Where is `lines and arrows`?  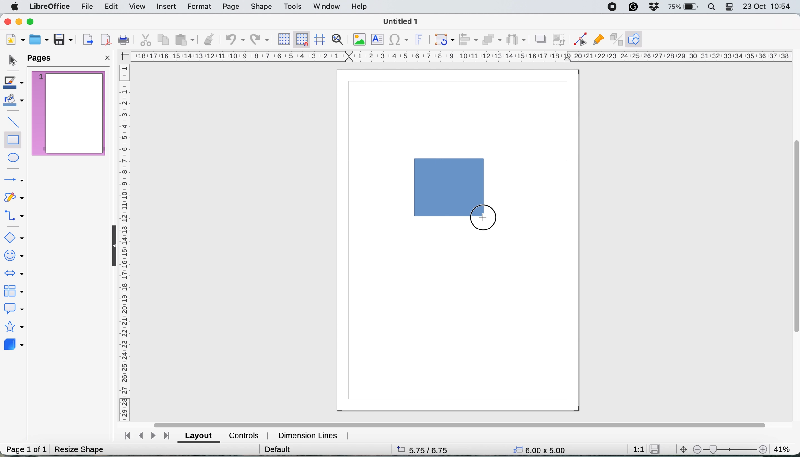 lines and arrows is located at coordinates (13, 180).